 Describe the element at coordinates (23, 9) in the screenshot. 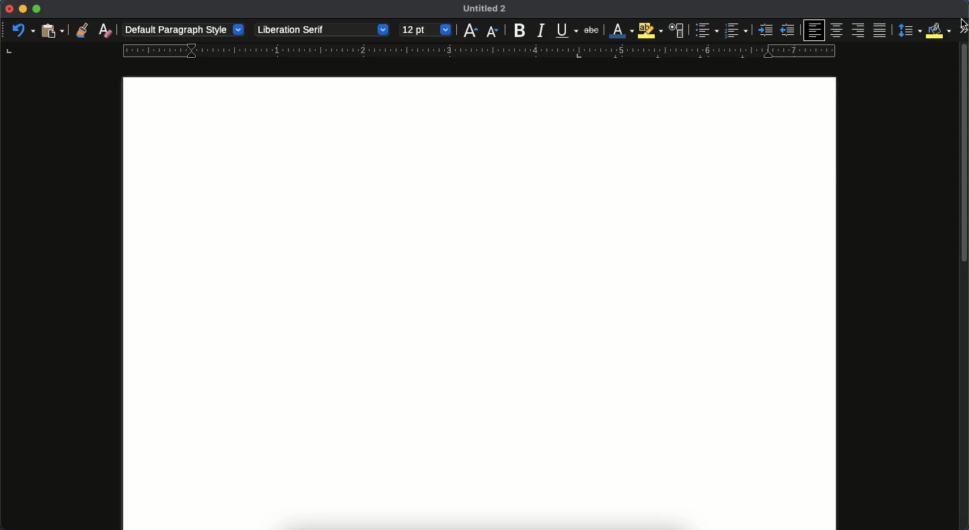

I see `minimize` at that location.